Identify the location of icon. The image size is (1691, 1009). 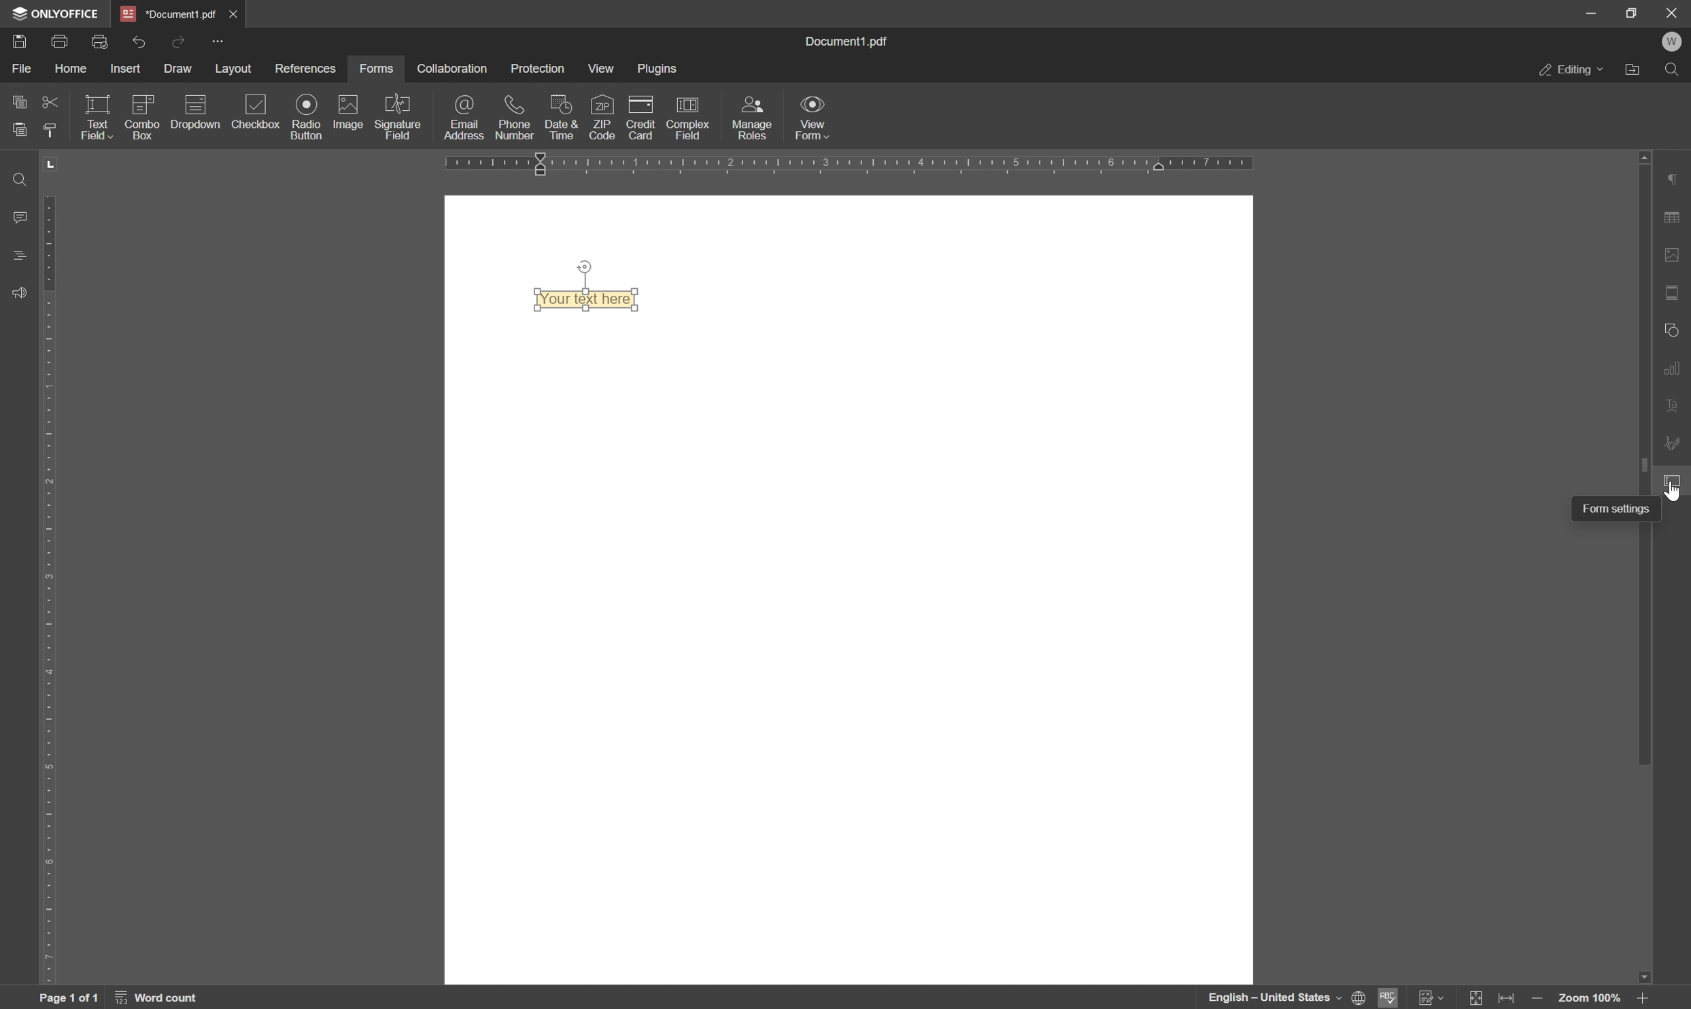
(197, 103).